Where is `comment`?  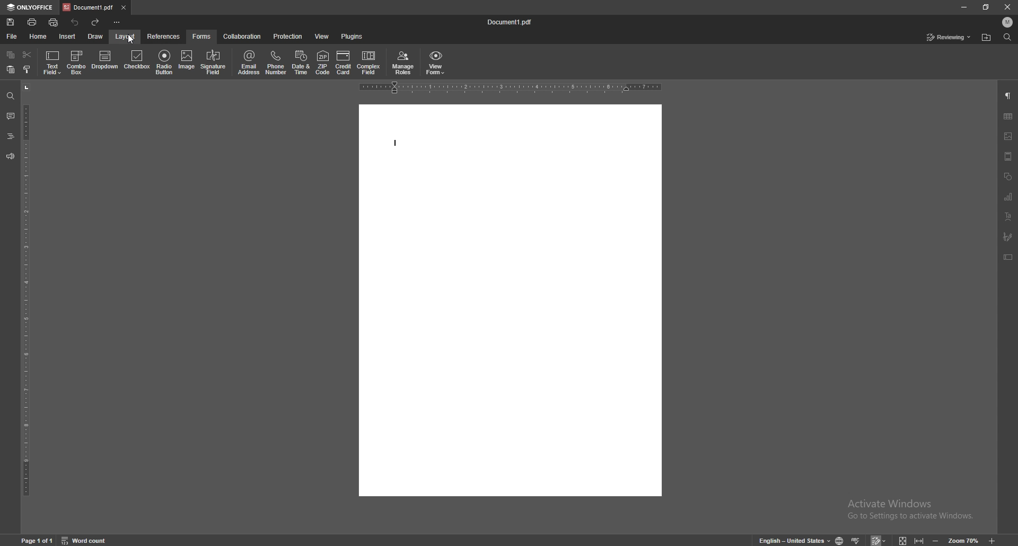
comment is located at coordinates (11, 116).